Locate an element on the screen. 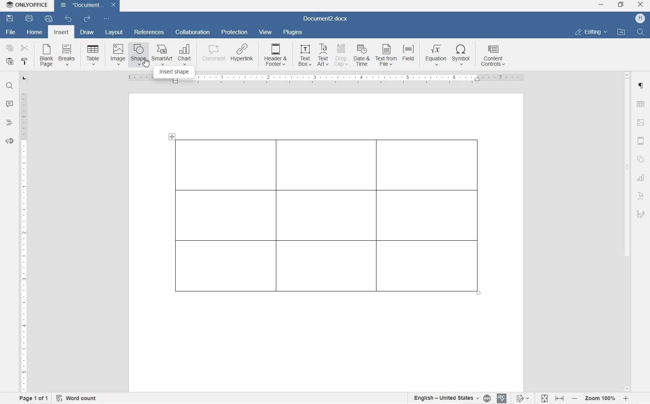 This screenshot has height=404, width=650. fit to page or width is located at coordinates (552, 398).